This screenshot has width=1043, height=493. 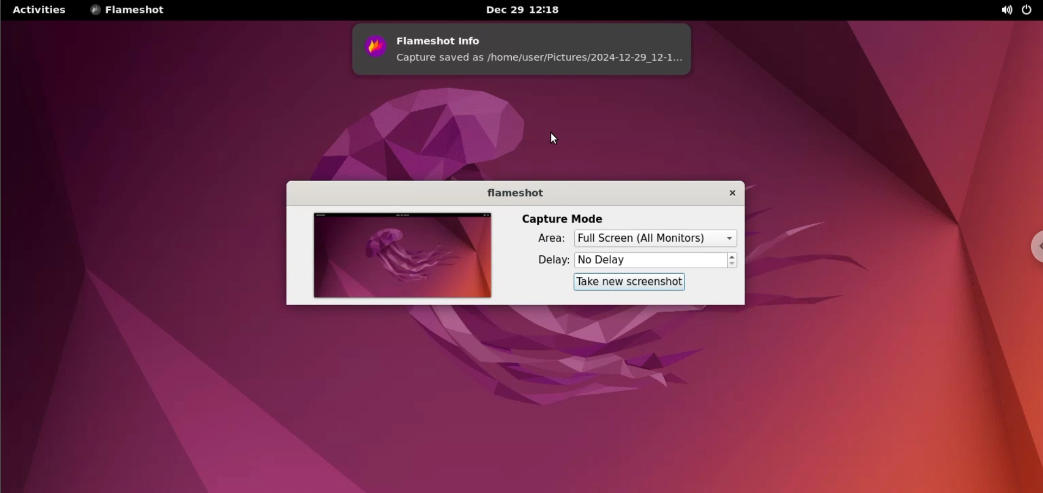 What do you see at coordinates (547, 239) in the screenshot?
I see `Area label` at bounding box center [547, 239].